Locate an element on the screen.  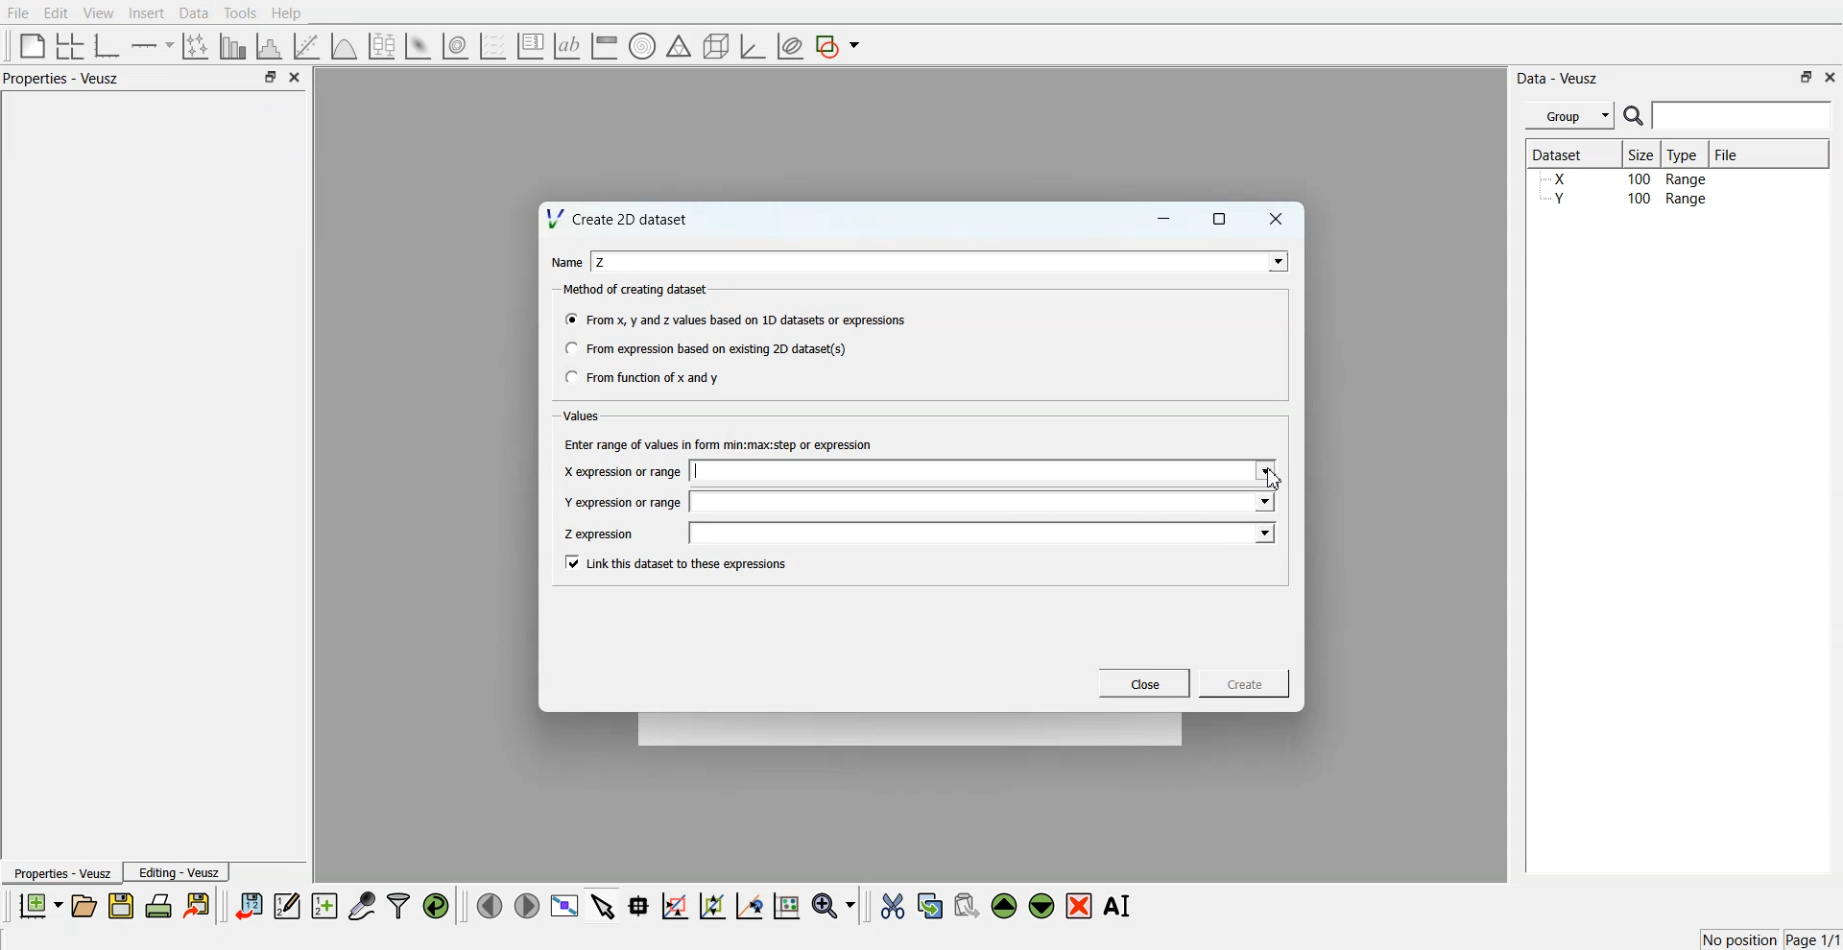
Move down the selected widget is located at coordinates (1042, 906).